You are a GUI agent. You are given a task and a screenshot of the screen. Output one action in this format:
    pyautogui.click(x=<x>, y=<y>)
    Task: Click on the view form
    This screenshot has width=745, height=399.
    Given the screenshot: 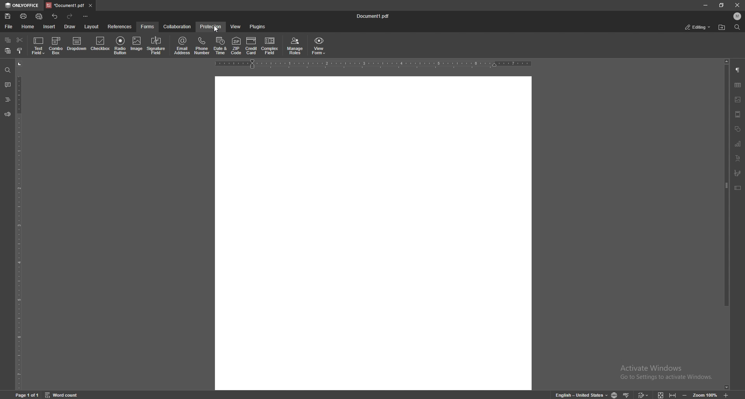 What is the action you would take?
    pyautogui.click(x=319, y=45)
    